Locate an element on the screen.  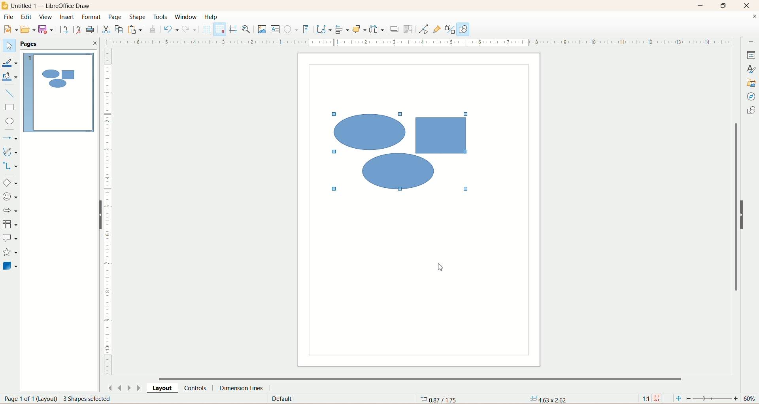
save is located at coordinates (47, 30).